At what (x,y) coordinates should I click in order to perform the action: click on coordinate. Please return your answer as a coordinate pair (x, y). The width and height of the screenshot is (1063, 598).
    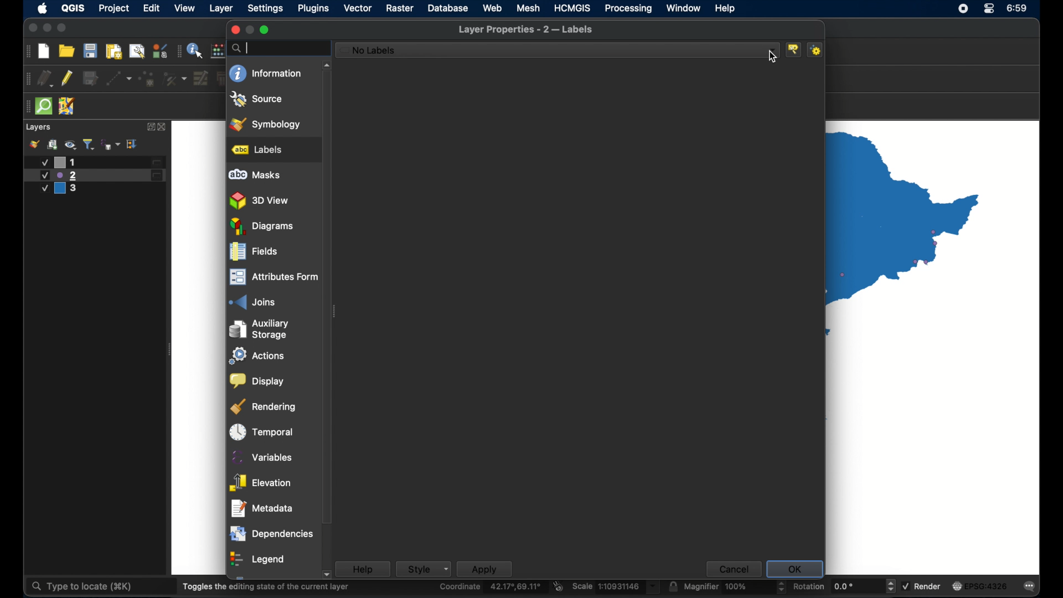
    Looking at the image, I should click on (492, 587).